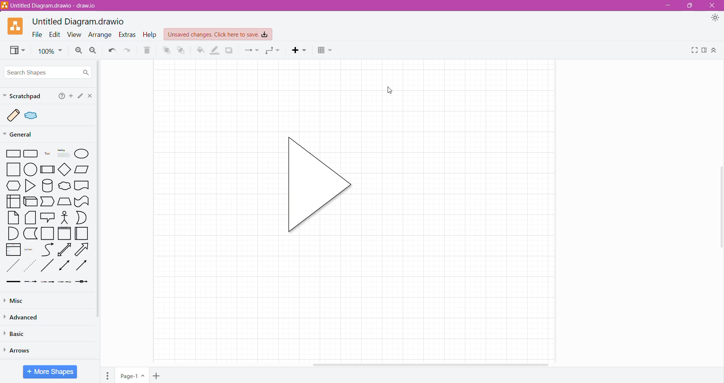 This screenshot has width=724, height=383. What do you see at coordinates (101, 189) in the screenshot?
I see `Vertical Scroll Bar` at bounding box center [101, 189].